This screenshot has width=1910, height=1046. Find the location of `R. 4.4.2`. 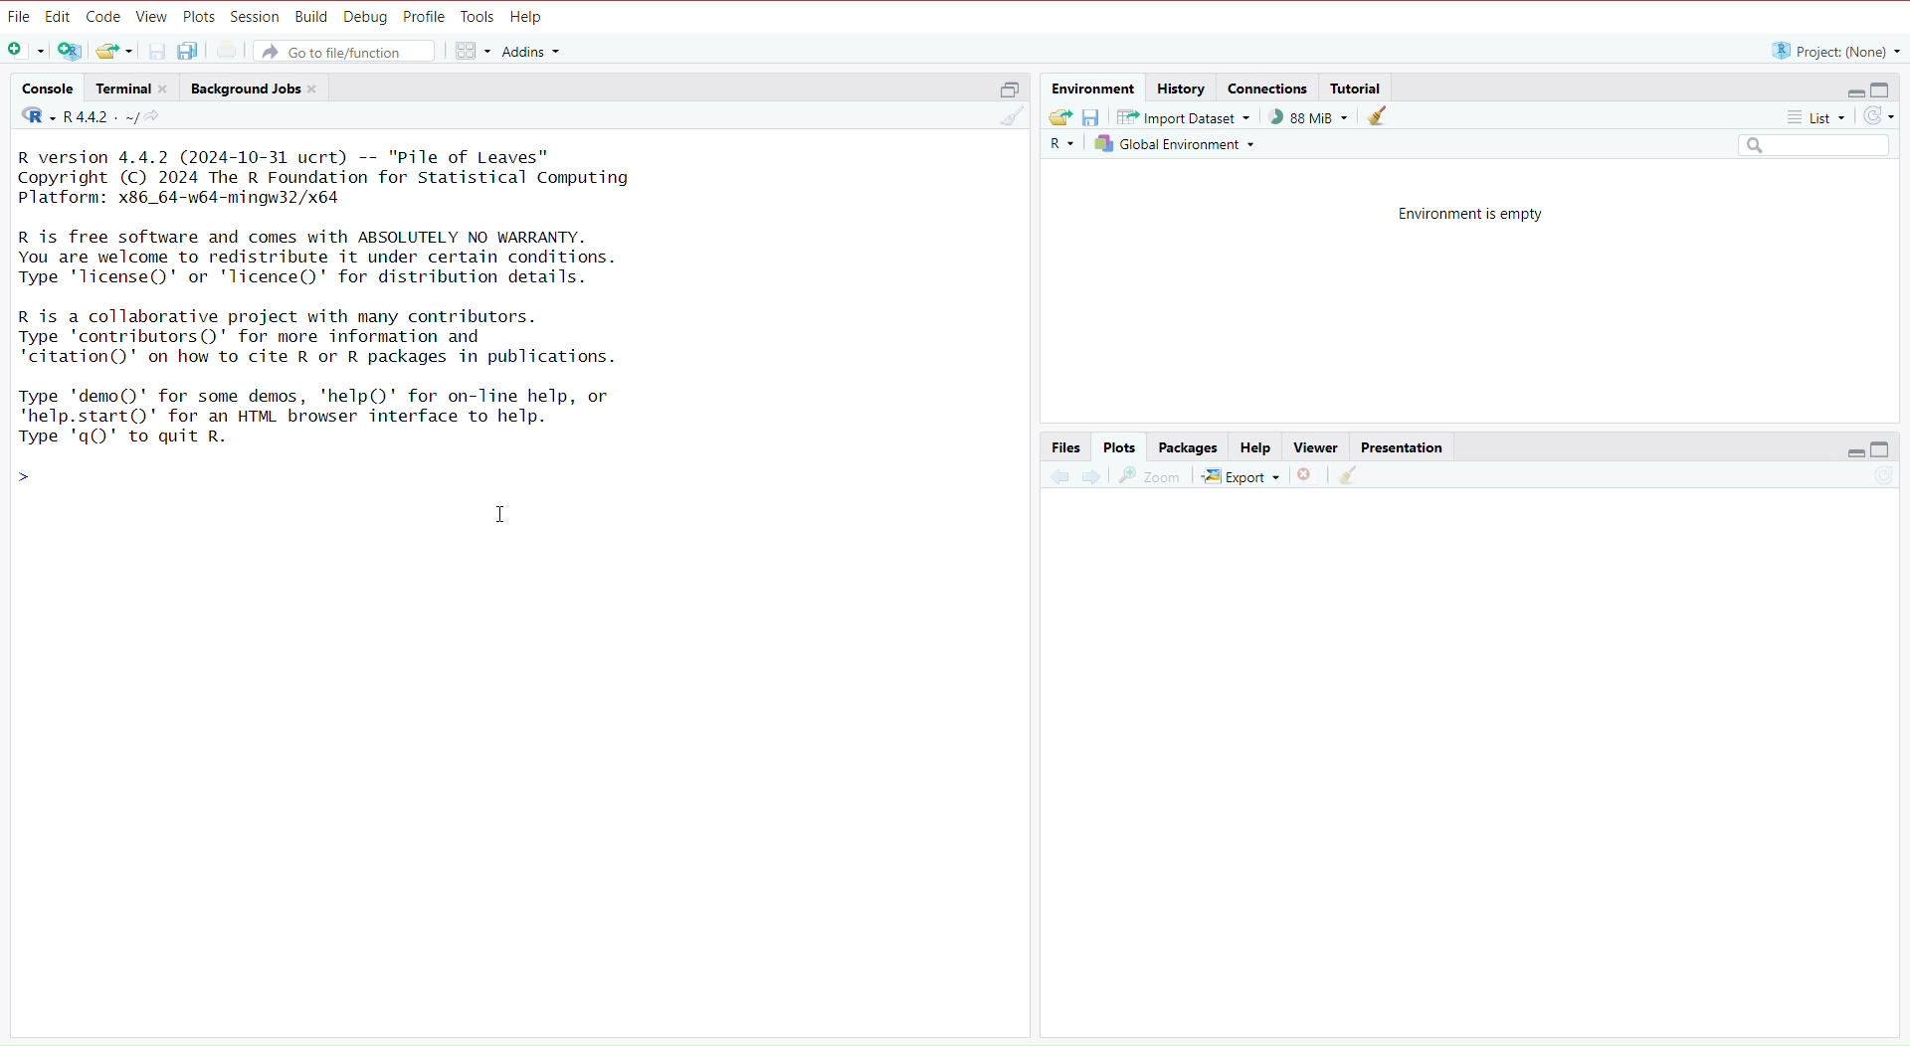

R. 4.4.2 is located at coordinates (76, 117).